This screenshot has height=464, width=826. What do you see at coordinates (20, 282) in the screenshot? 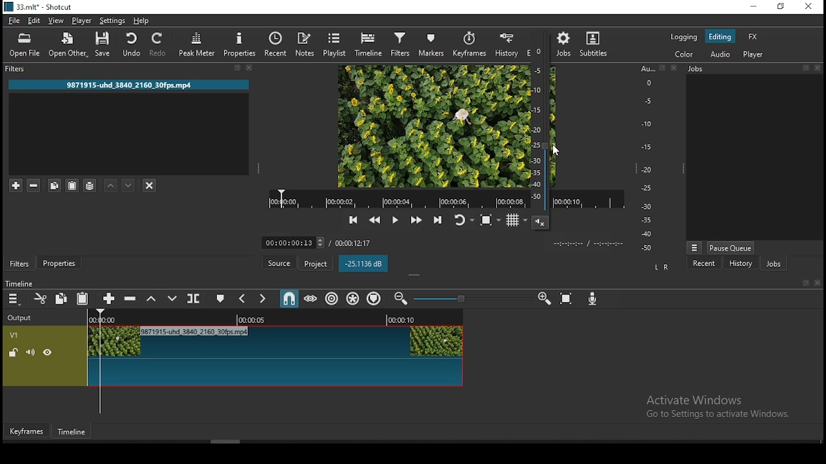
I see `time line` at bounding box center [20, 282].